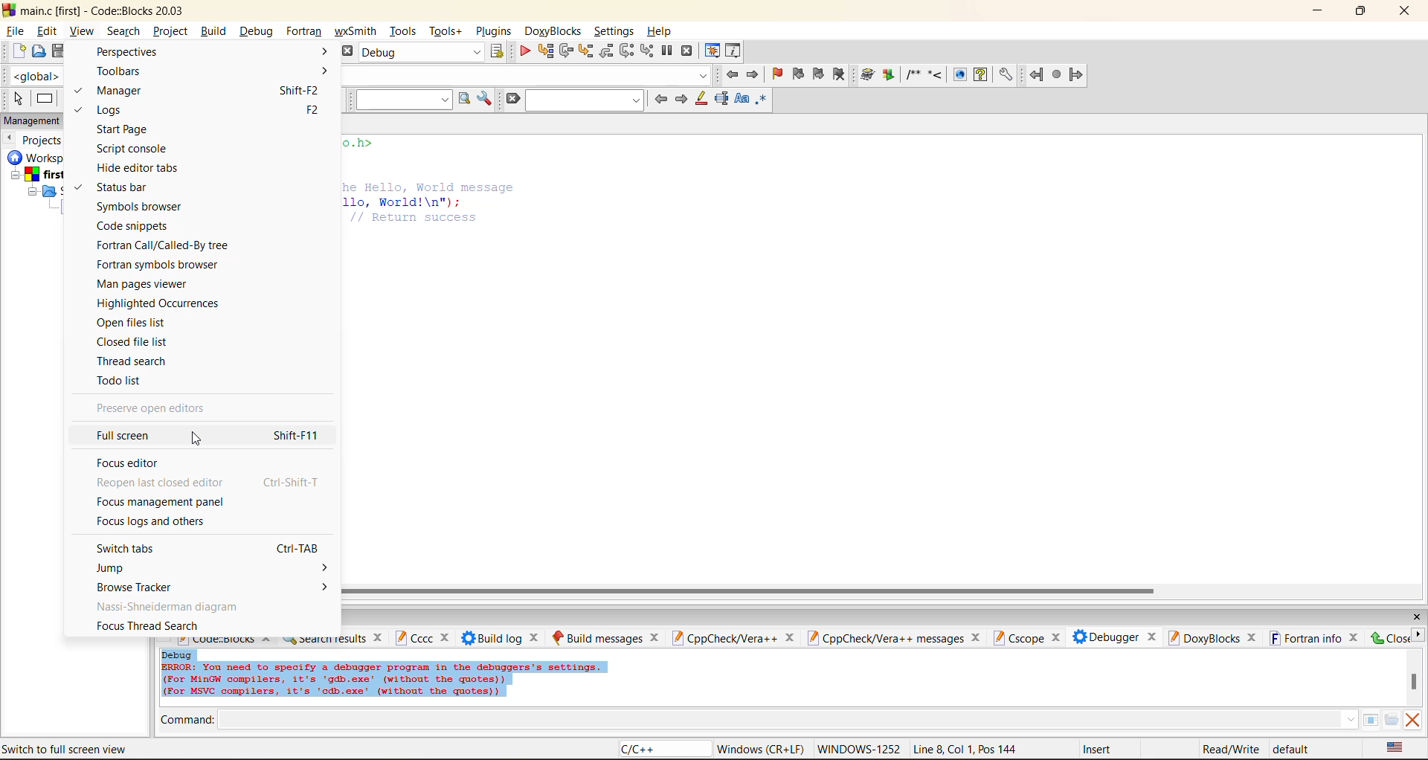  Describe the element at coordinates (858, 750) in the screenshot. I see `'WINDOWS-1252` at that location.